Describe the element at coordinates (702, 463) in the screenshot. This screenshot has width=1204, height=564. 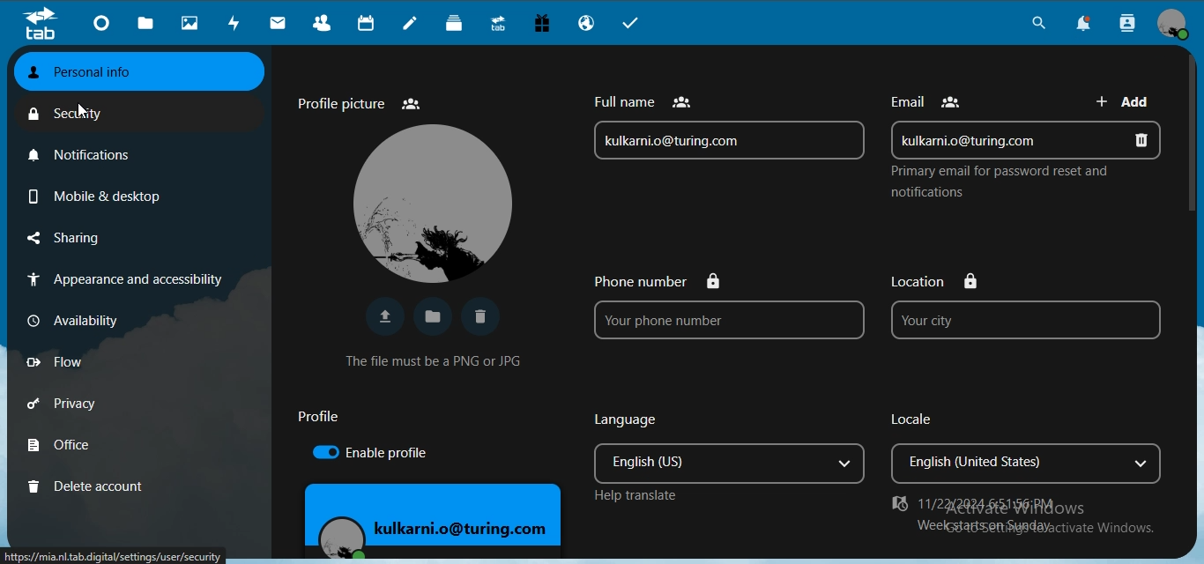
I see `english (US)` at that location.